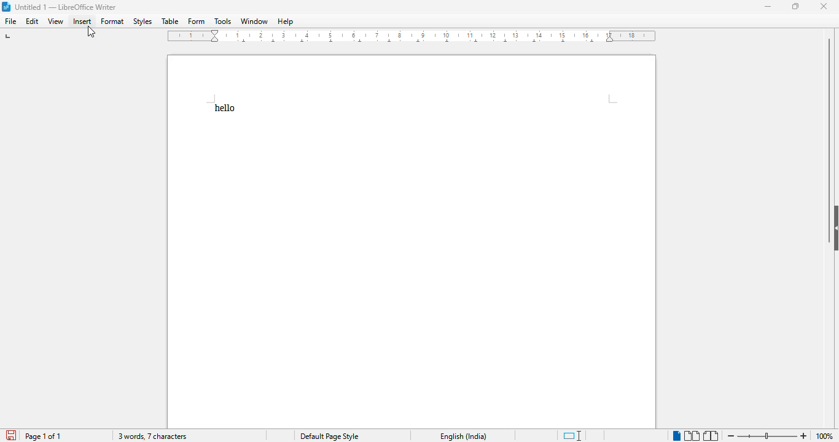  What do you see at coordinates (43, 436) in the screenshot?
I see `page 1 of 1` at bounding box center [43, 436].